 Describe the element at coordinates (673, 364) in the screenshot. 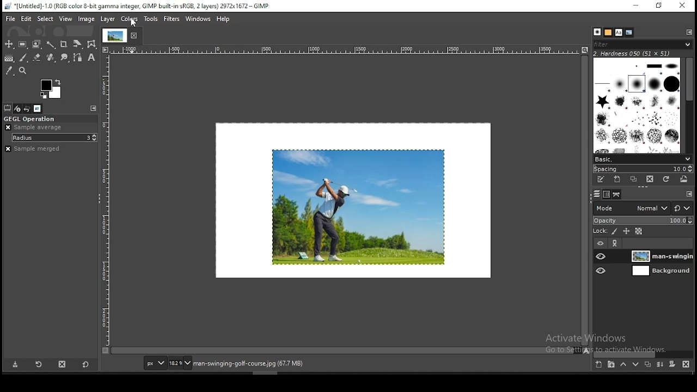

I see `add a mask` at that location.